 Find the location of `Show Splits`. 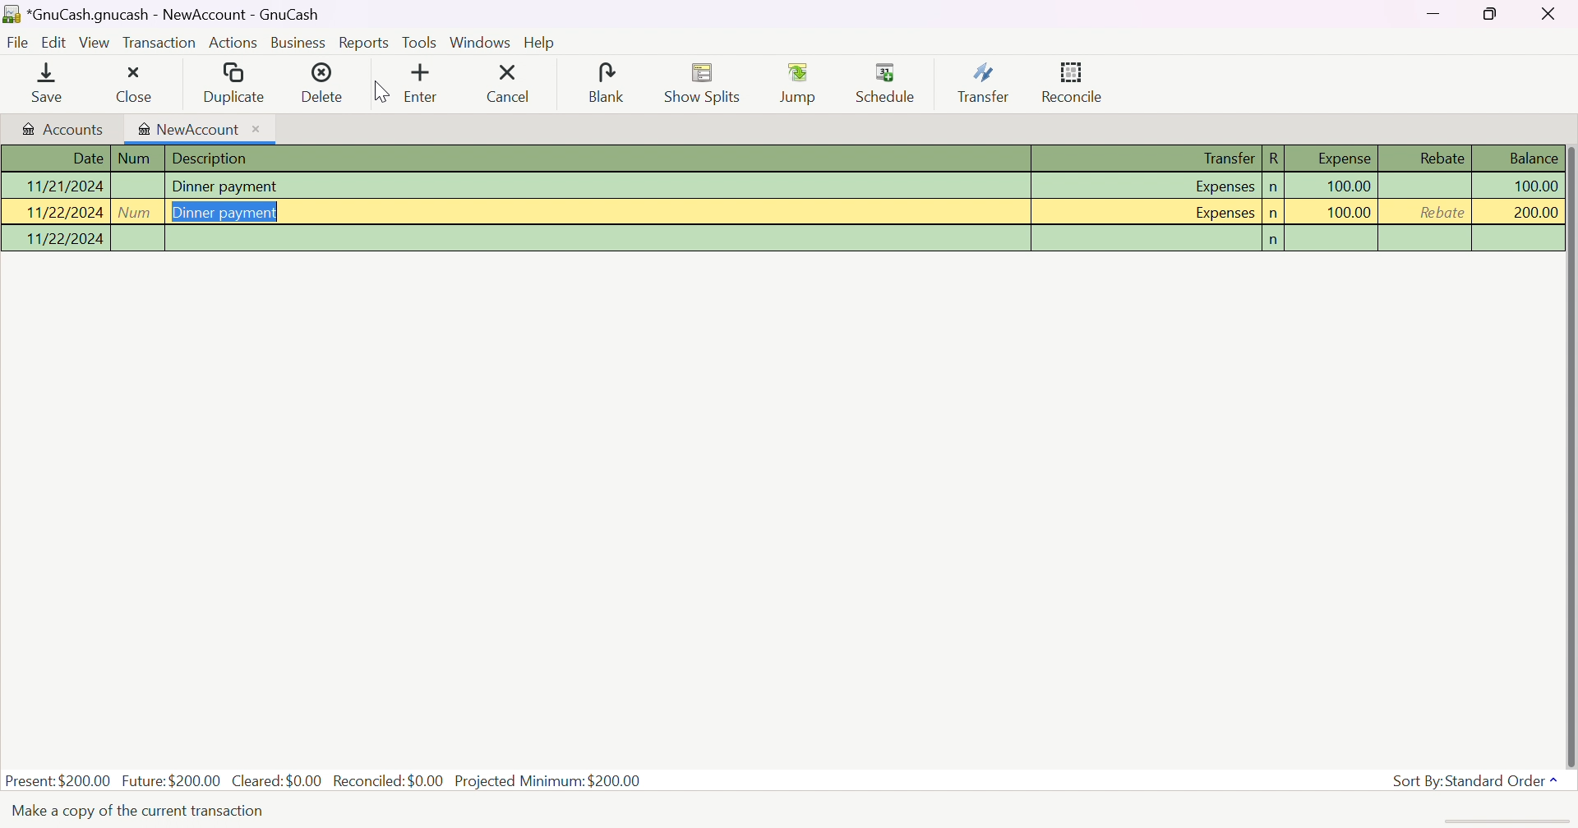

Show Splits is located at coordinates (699, 85).